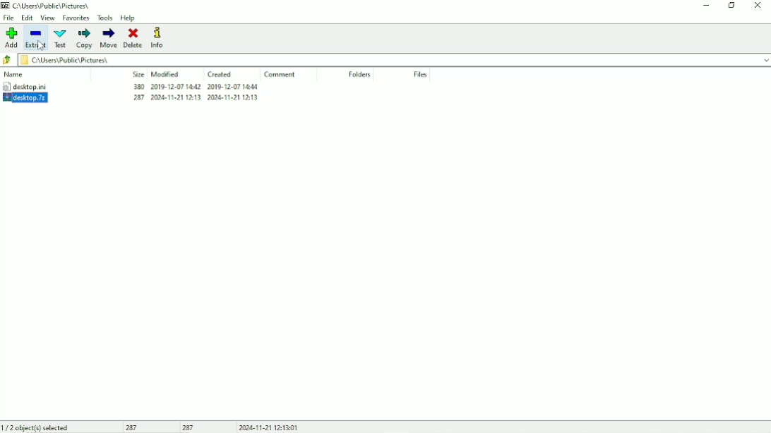  Describe the element at coordinates (194, 87) in the screenshot. I see `380 2019-12-07 1442 2019-12-07 14M` at that location.